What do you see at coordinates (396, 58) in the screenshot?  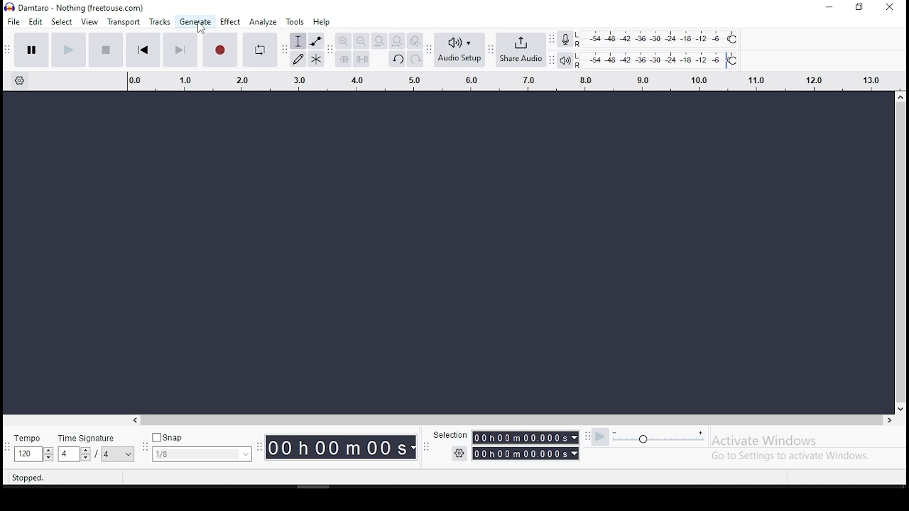 I see `undo` at bounding box center [396, 58].